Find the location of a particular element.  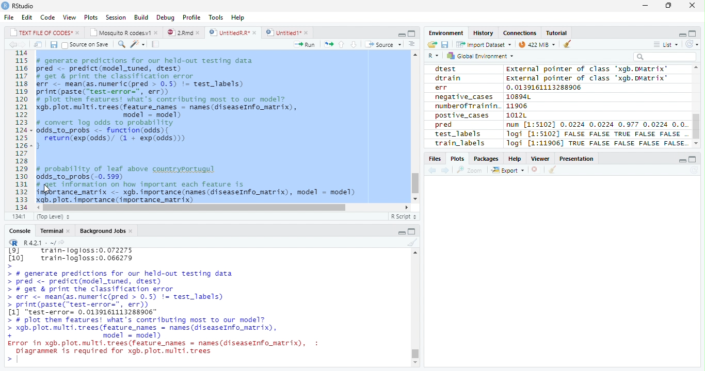

Clean is located at coordinates (410, 243).